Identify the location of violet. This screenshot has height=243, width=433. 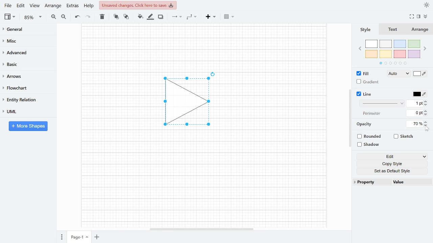
(414, 54).